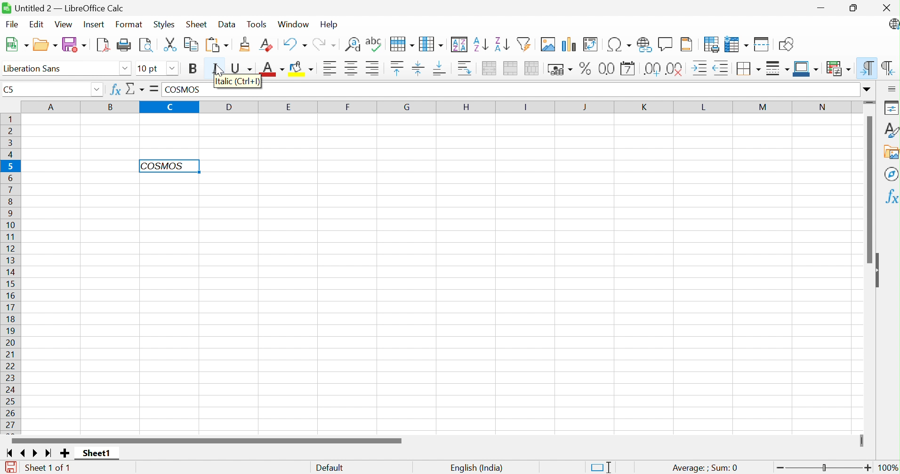 Image resolution: width=900 pixels, height=474 pixels. What do you see at coordinates (49, 454) in the screenshot?
I see `Scroll to last sheet` at bounding box center [49, 454].